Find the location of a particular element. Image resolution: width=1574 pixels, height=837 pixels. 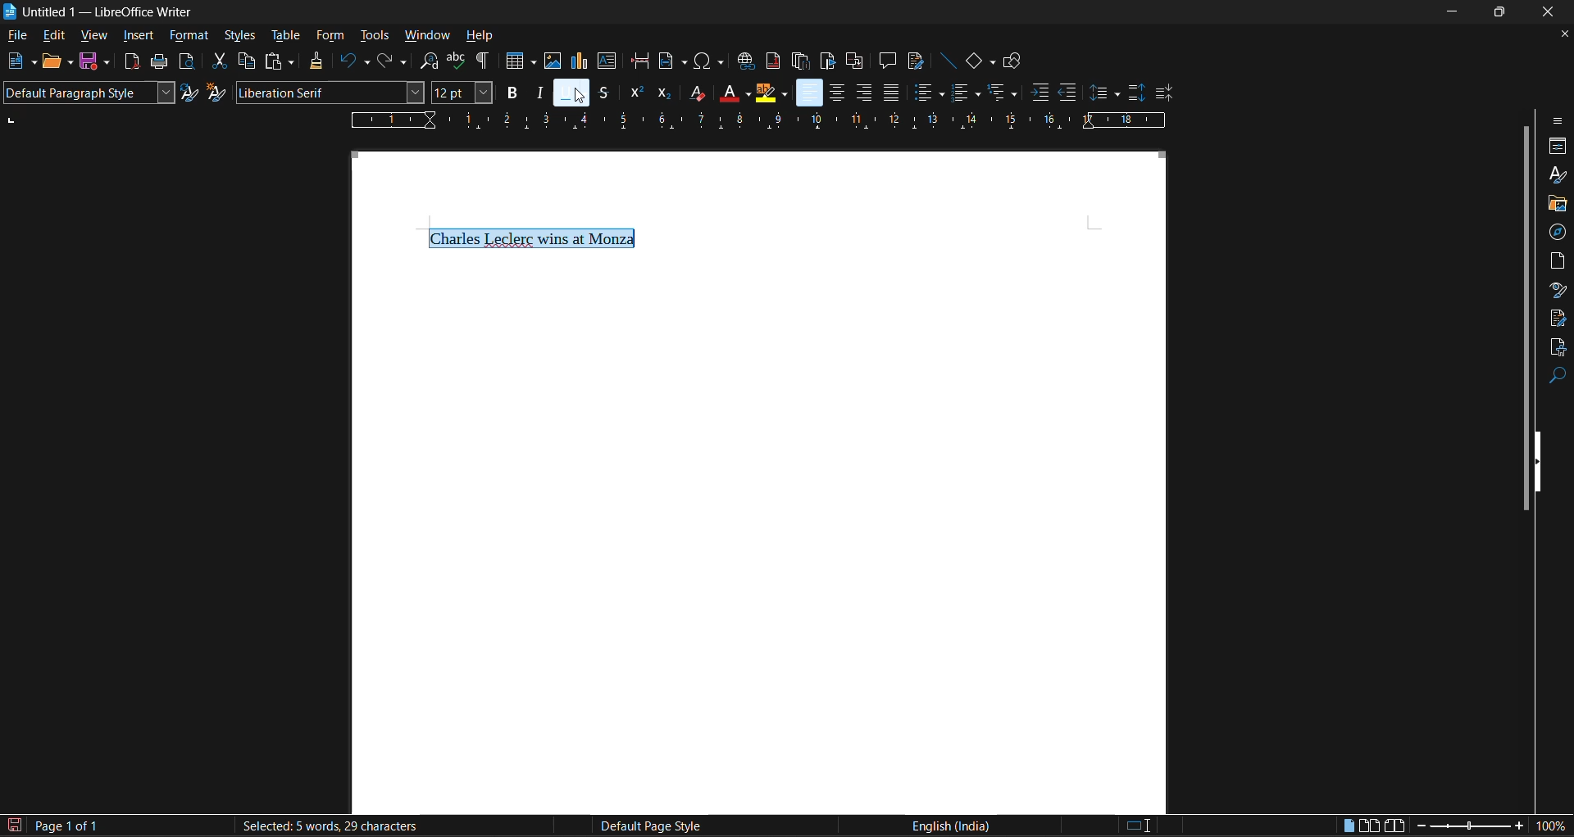

zoom in is located at coordinates (1520, 826).